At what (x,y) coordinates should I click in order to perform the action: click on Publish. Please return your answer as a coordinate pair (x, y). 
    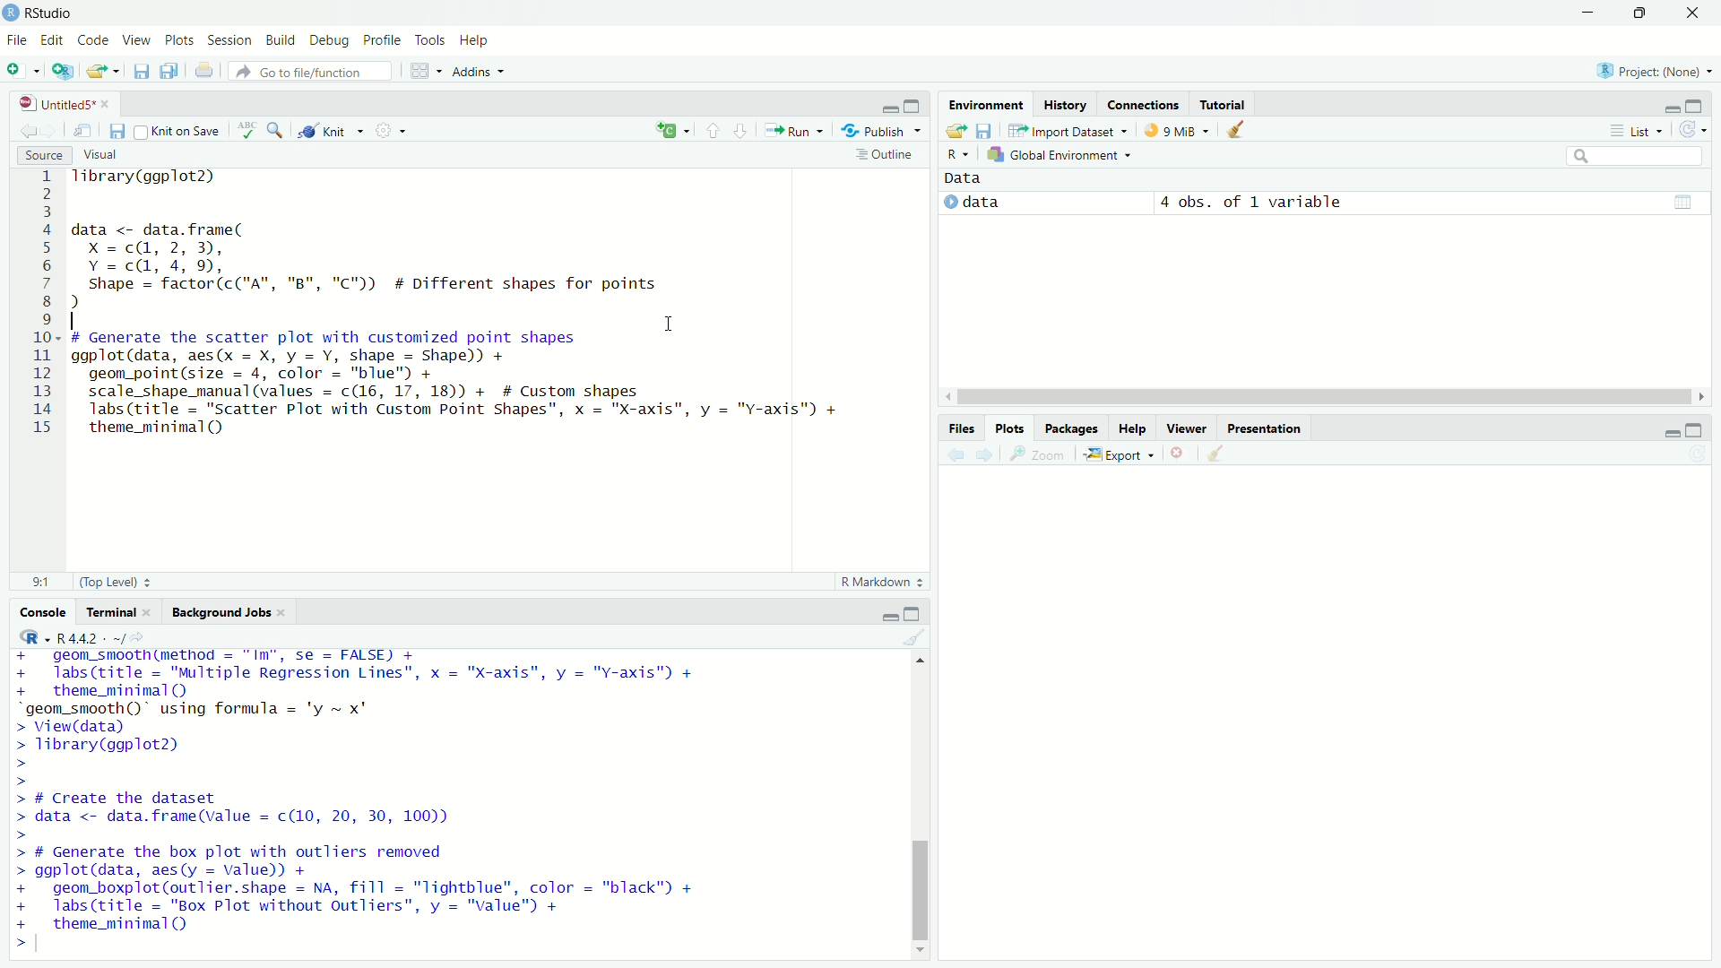
    Looking at the image, I should click on (881, 130).